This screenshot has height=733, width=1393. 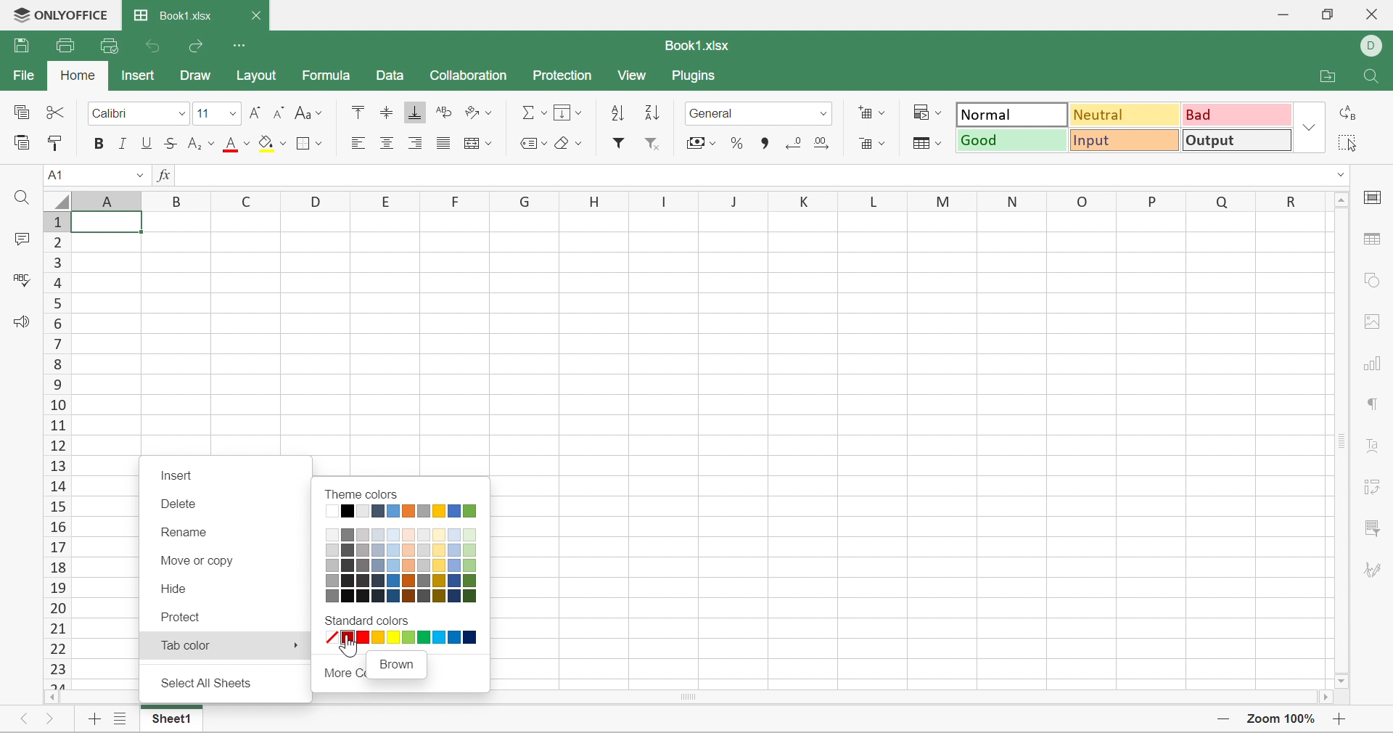 What do you see at coordinates (1237, 114) in the screenshot?
I see `Bad` at bounding box center [1237, 114].